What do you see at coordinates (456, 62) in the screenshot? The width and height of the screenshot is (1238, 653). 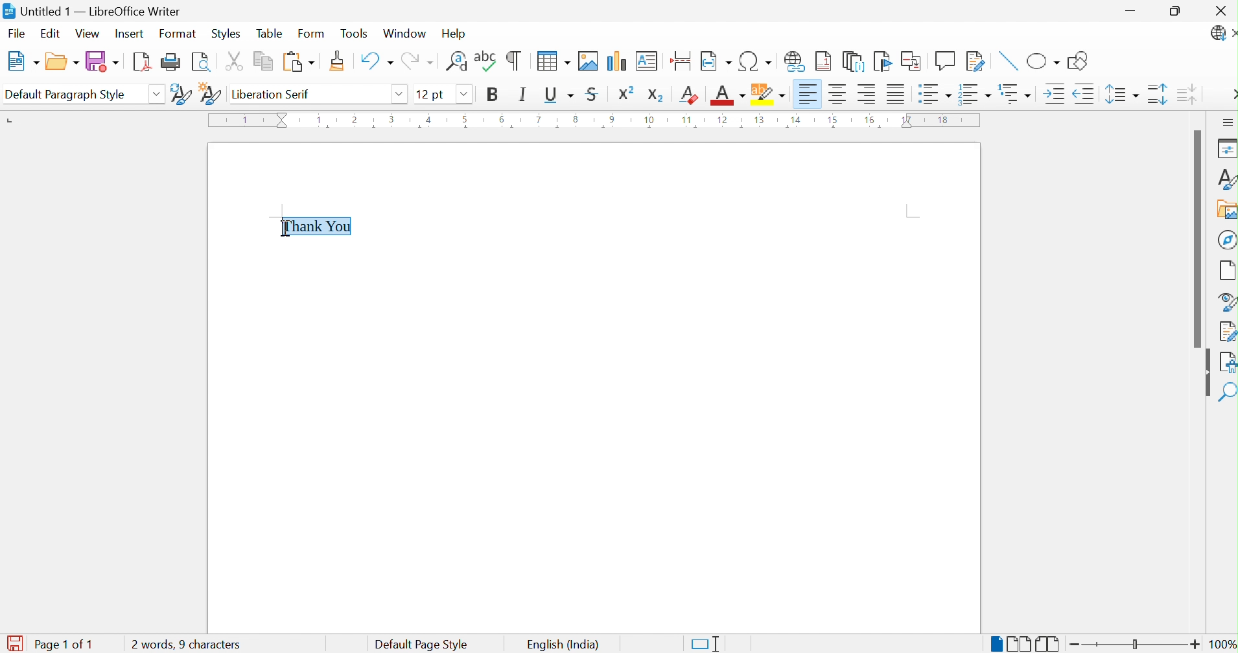 I see `Find and Replace` at bounding box center [456, 62].